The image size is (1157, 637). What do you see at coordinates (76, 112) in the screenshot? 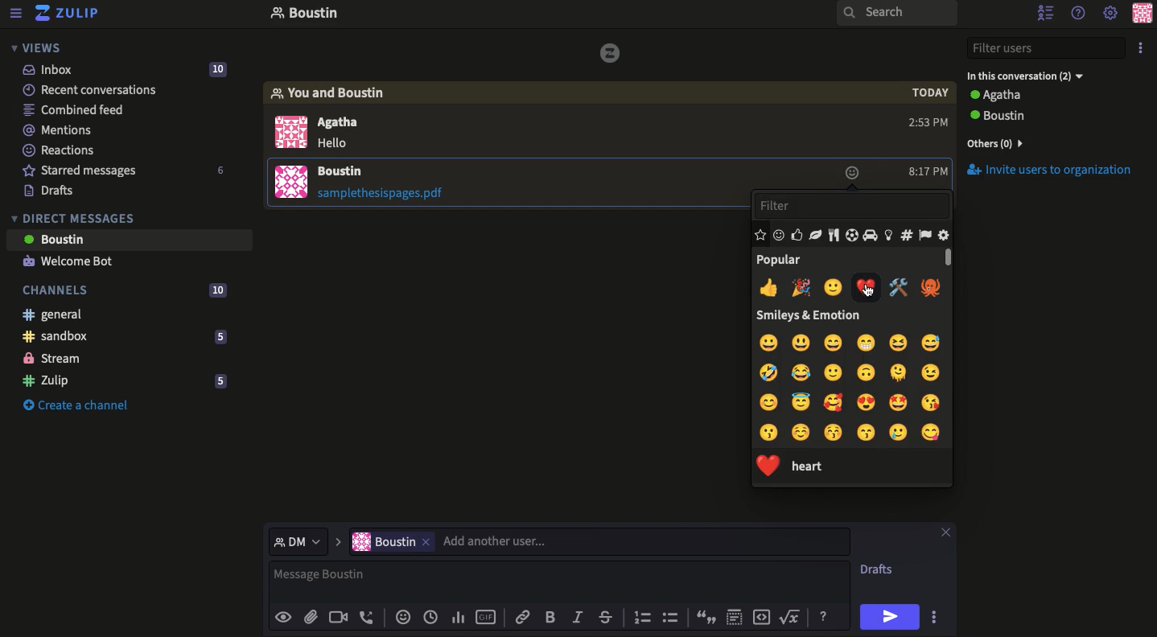
I see `Combined feed` at bounding box center [76, 112].